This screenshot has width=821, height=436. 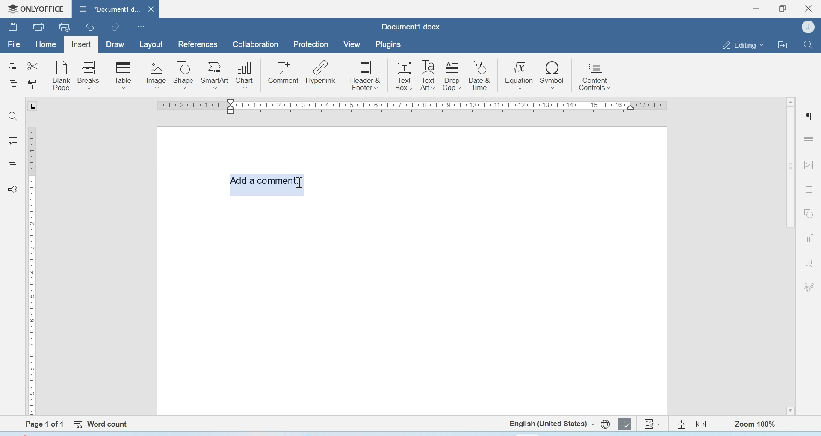 What do you see at coordinates (790, 424) in the screenshot?
I see `Zoom in` at bounding box center [790, 424].